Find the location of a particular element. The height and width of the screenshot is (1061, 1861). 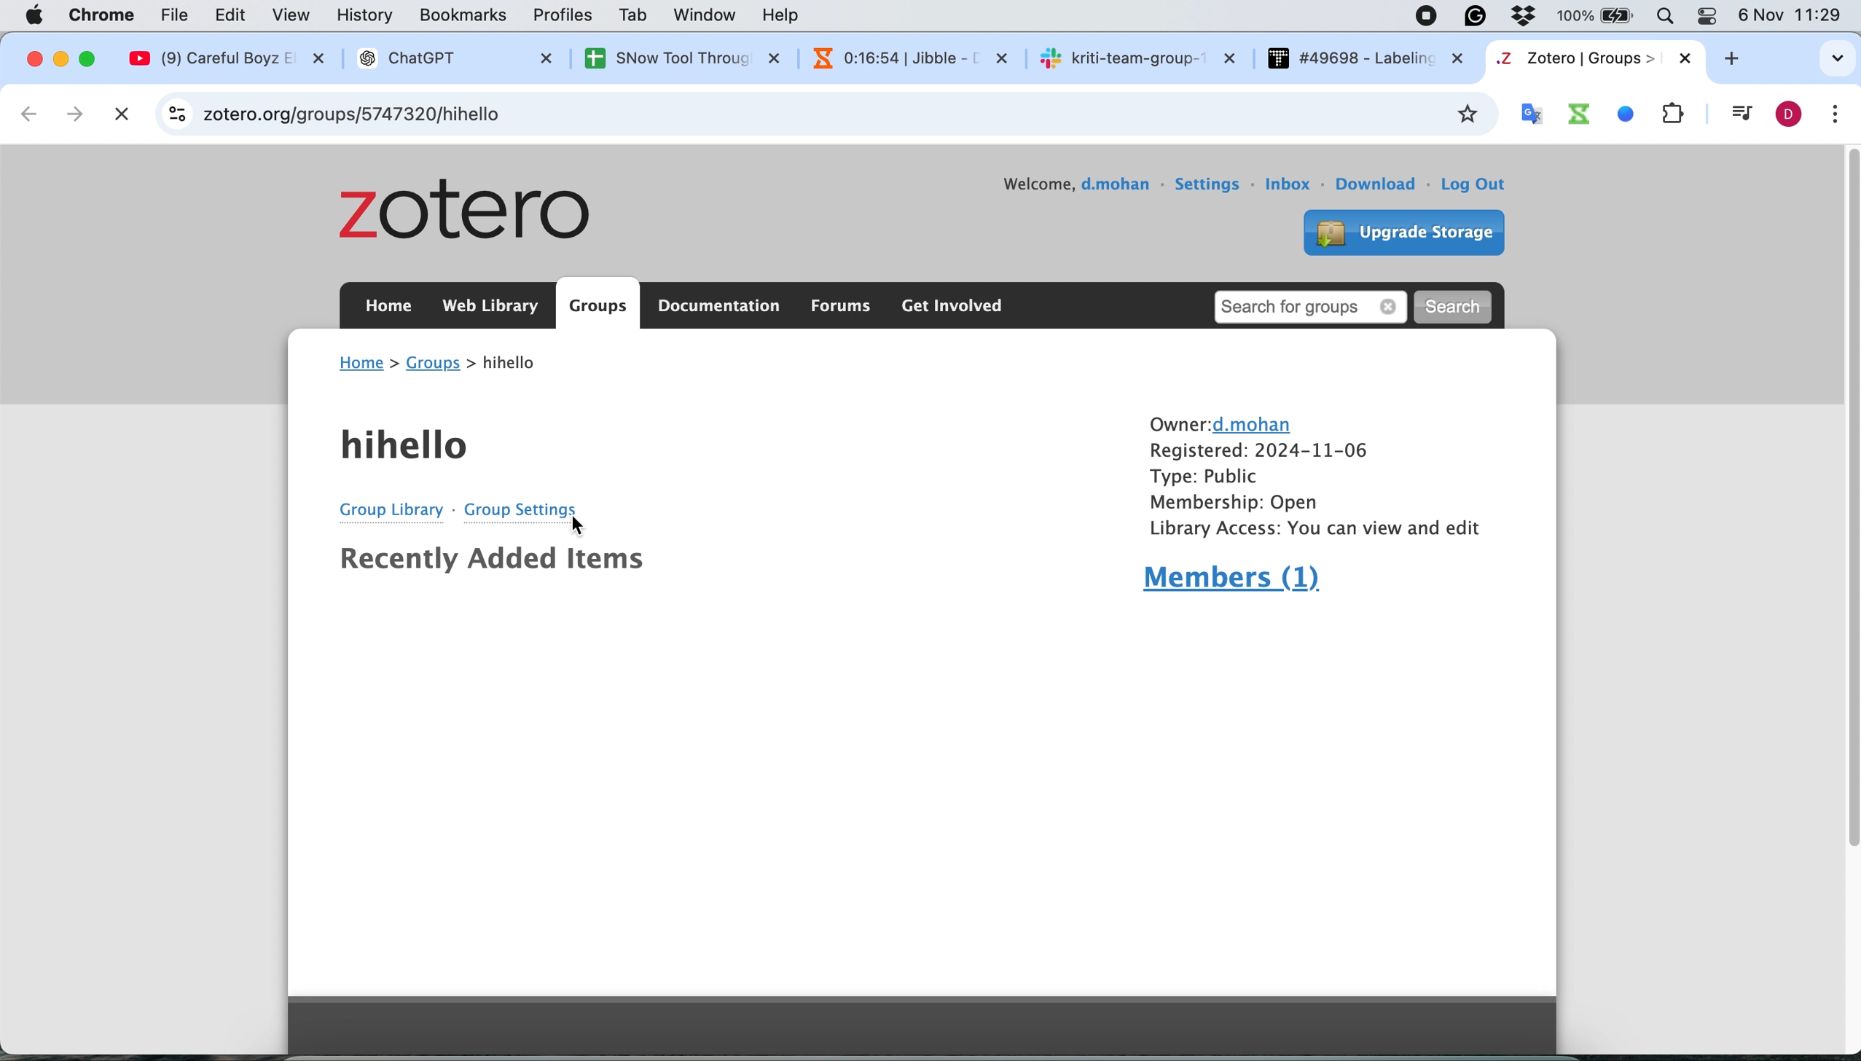

log out is located at coordinates (1482, 184).